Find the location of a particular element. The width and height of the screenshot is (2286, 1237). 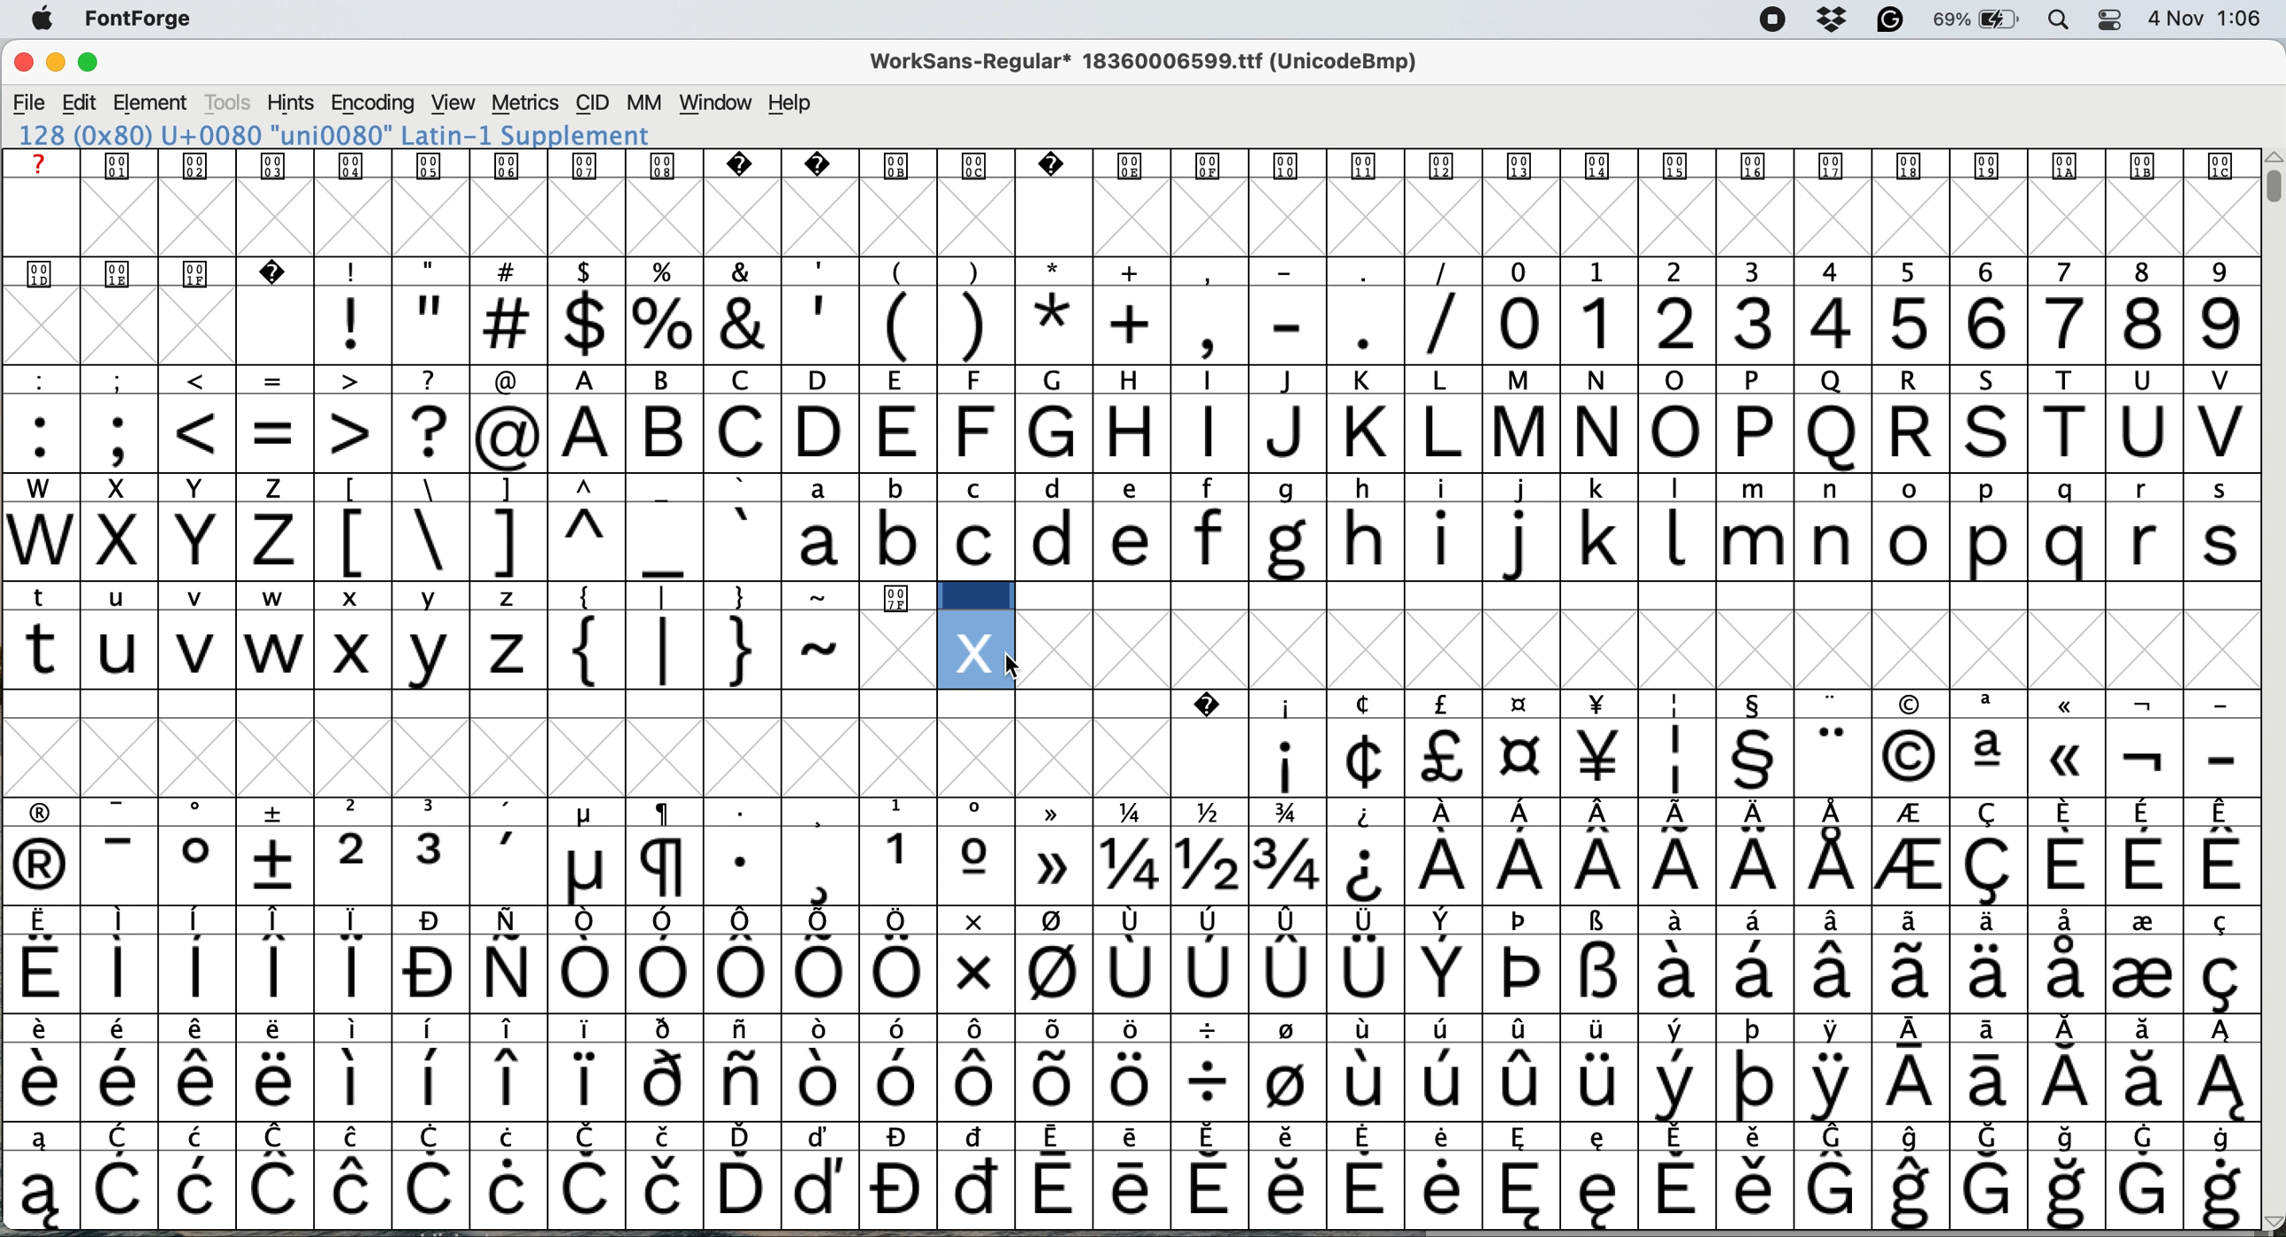

special characters is located at coordinates (274, 432).